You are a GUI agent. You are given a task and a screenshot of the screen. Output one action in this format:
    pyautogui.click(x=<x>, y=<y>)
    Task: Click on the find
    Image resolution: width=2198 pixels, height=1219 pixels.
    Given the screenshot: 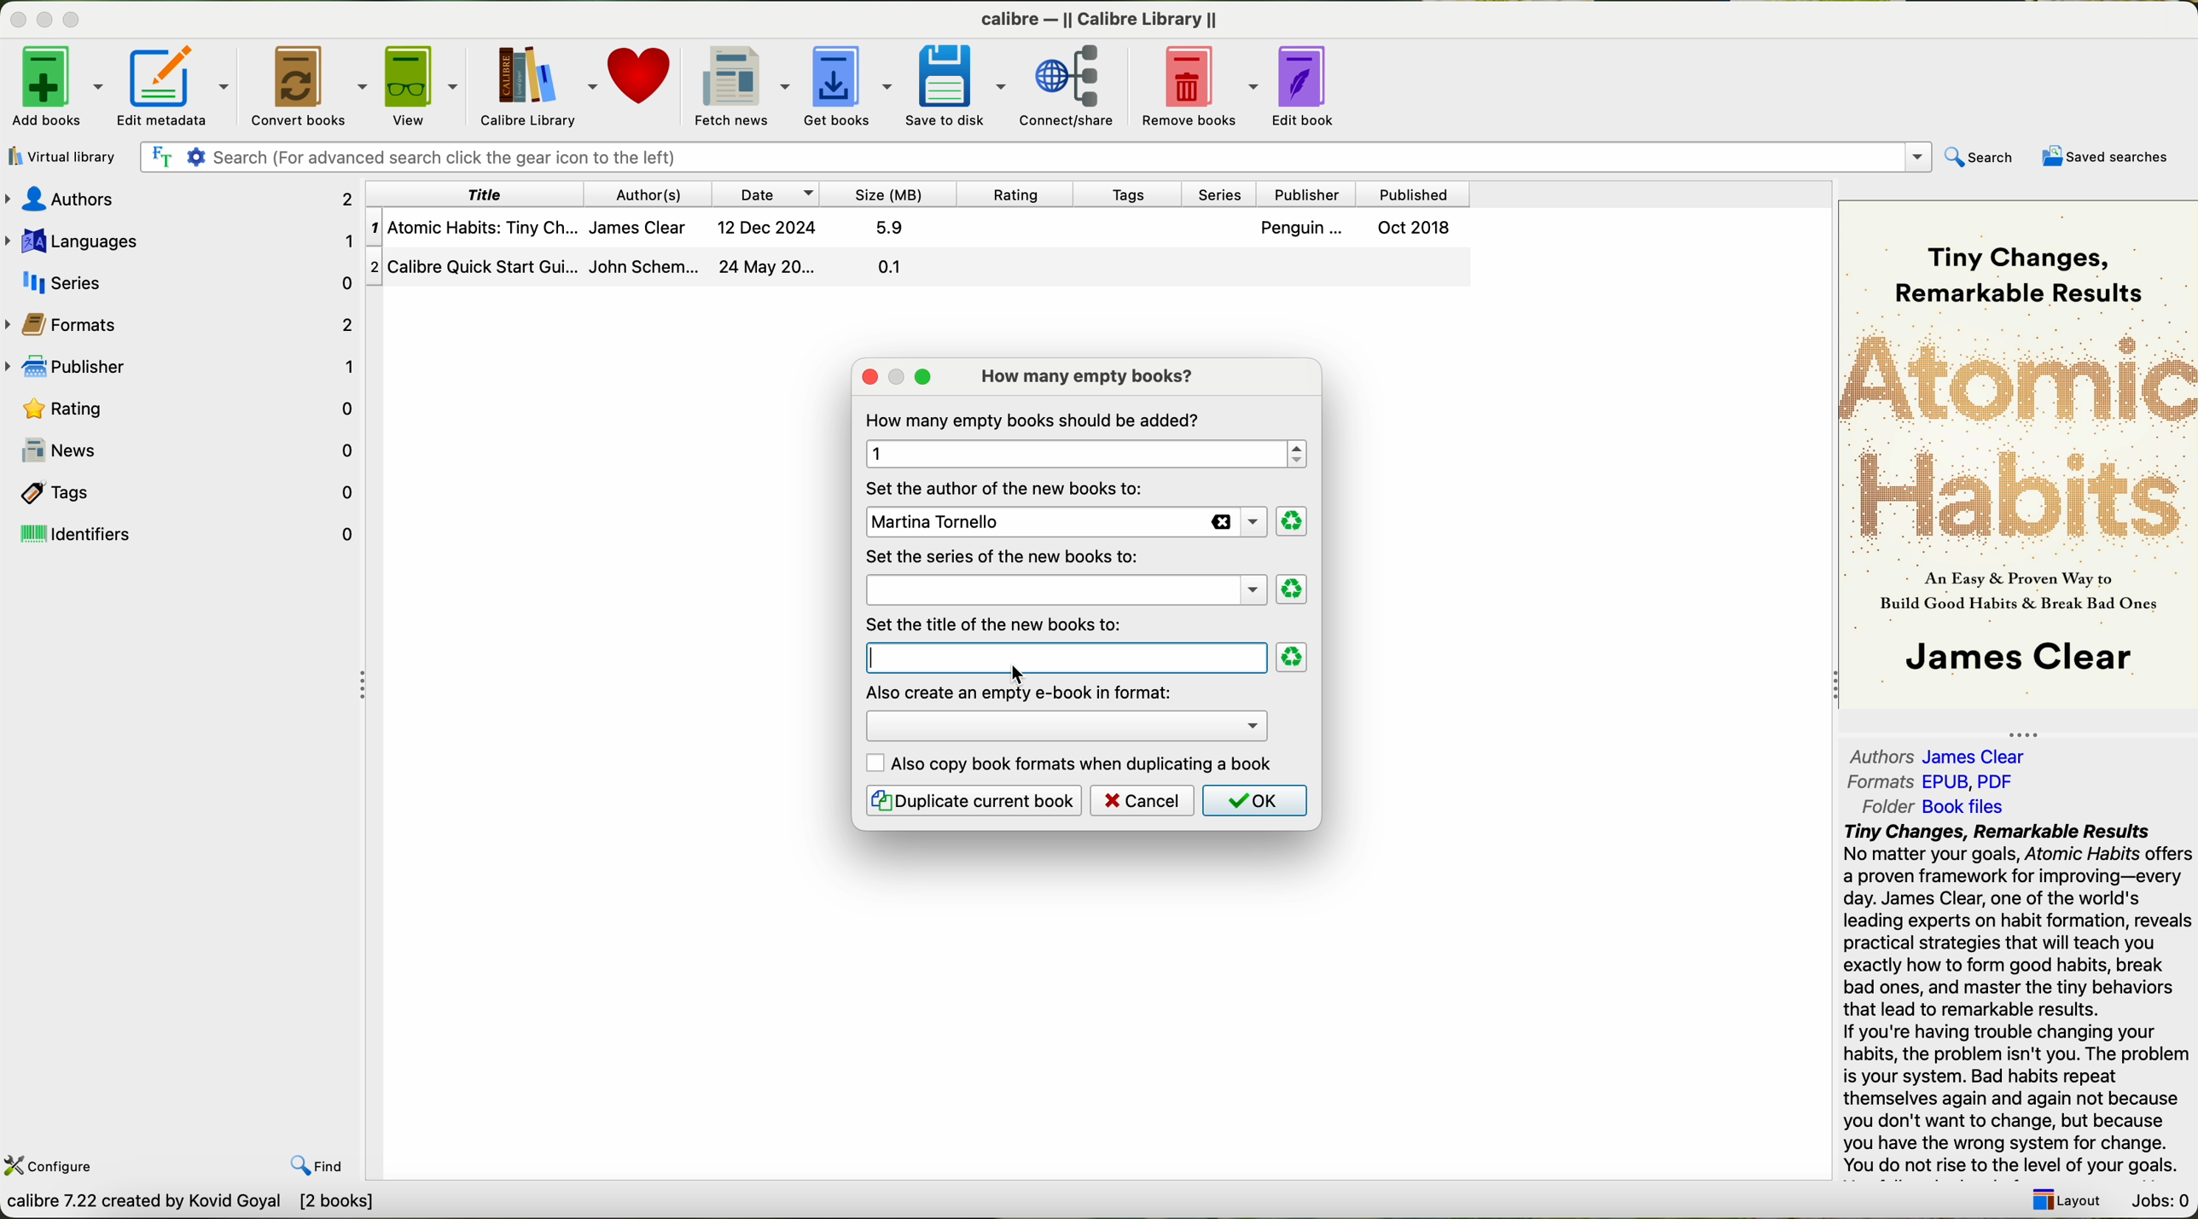 What is the action you would take?
    pyautogui.click(x=318, y=1168)
    